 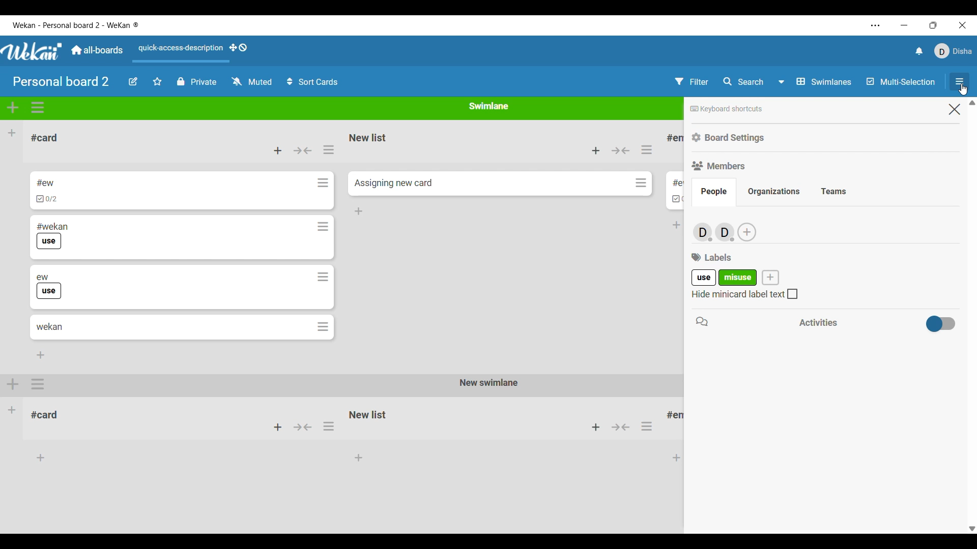 What do you see at coordinates (49, 327) in the screenshot?
I see `Card title` at bounding box center [49, 327].